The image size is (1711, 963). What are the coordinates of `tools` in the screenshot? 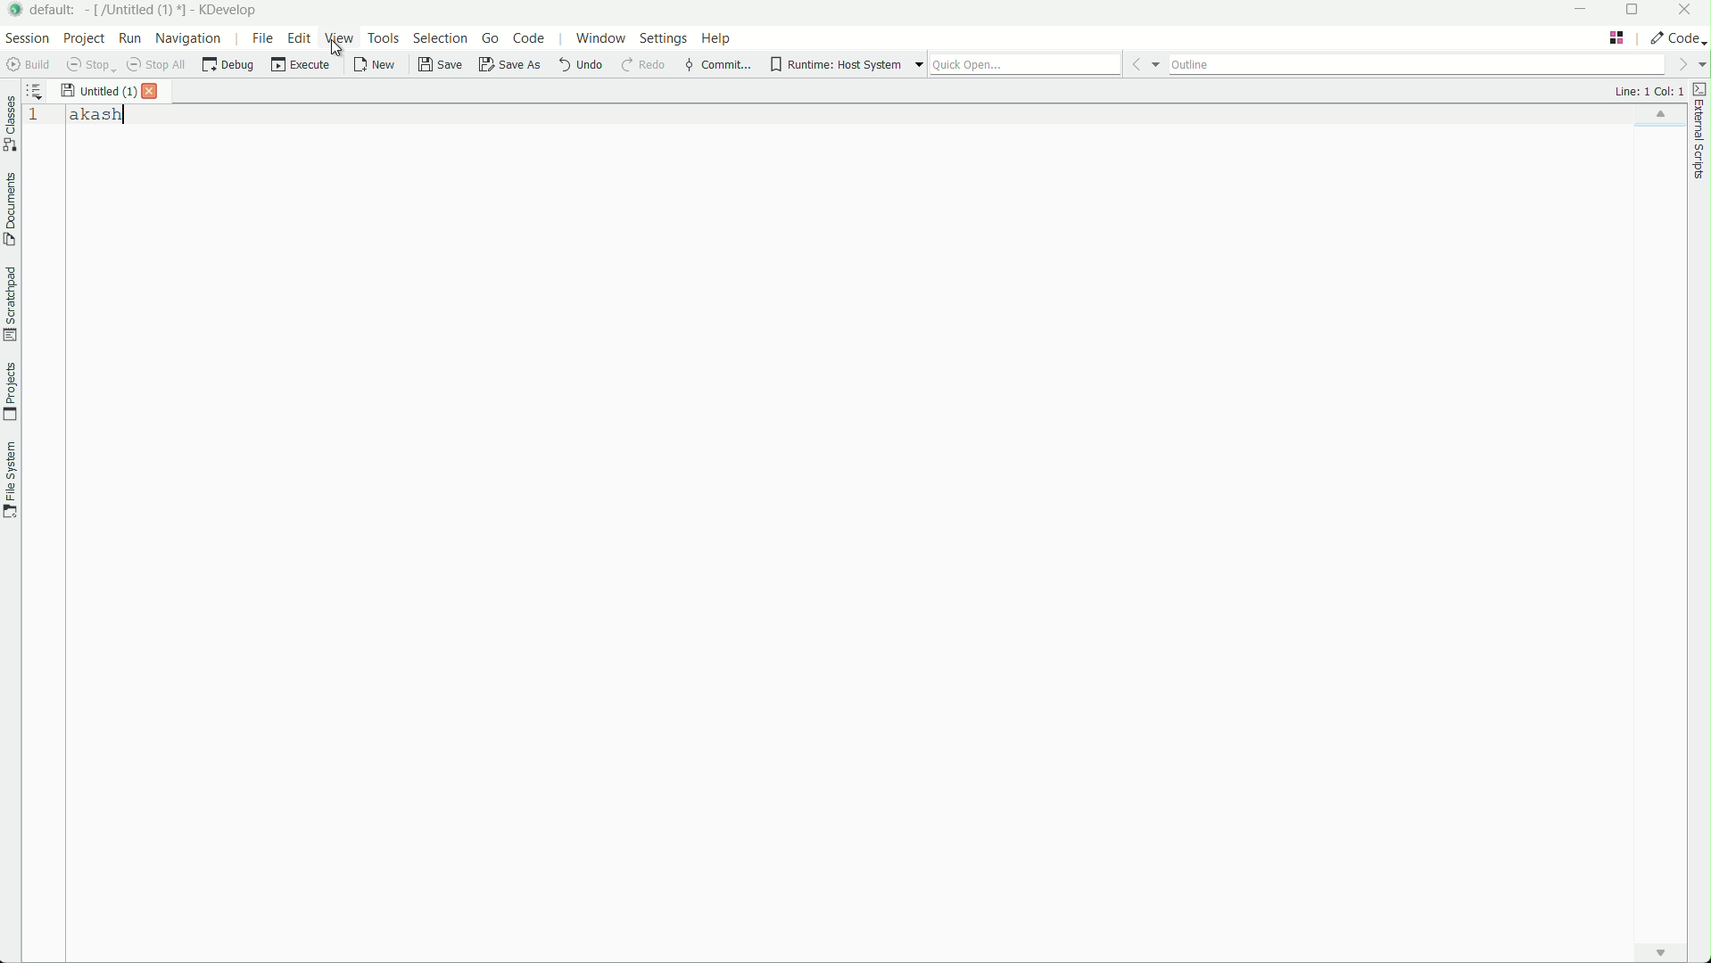 It's located at (385, 37).